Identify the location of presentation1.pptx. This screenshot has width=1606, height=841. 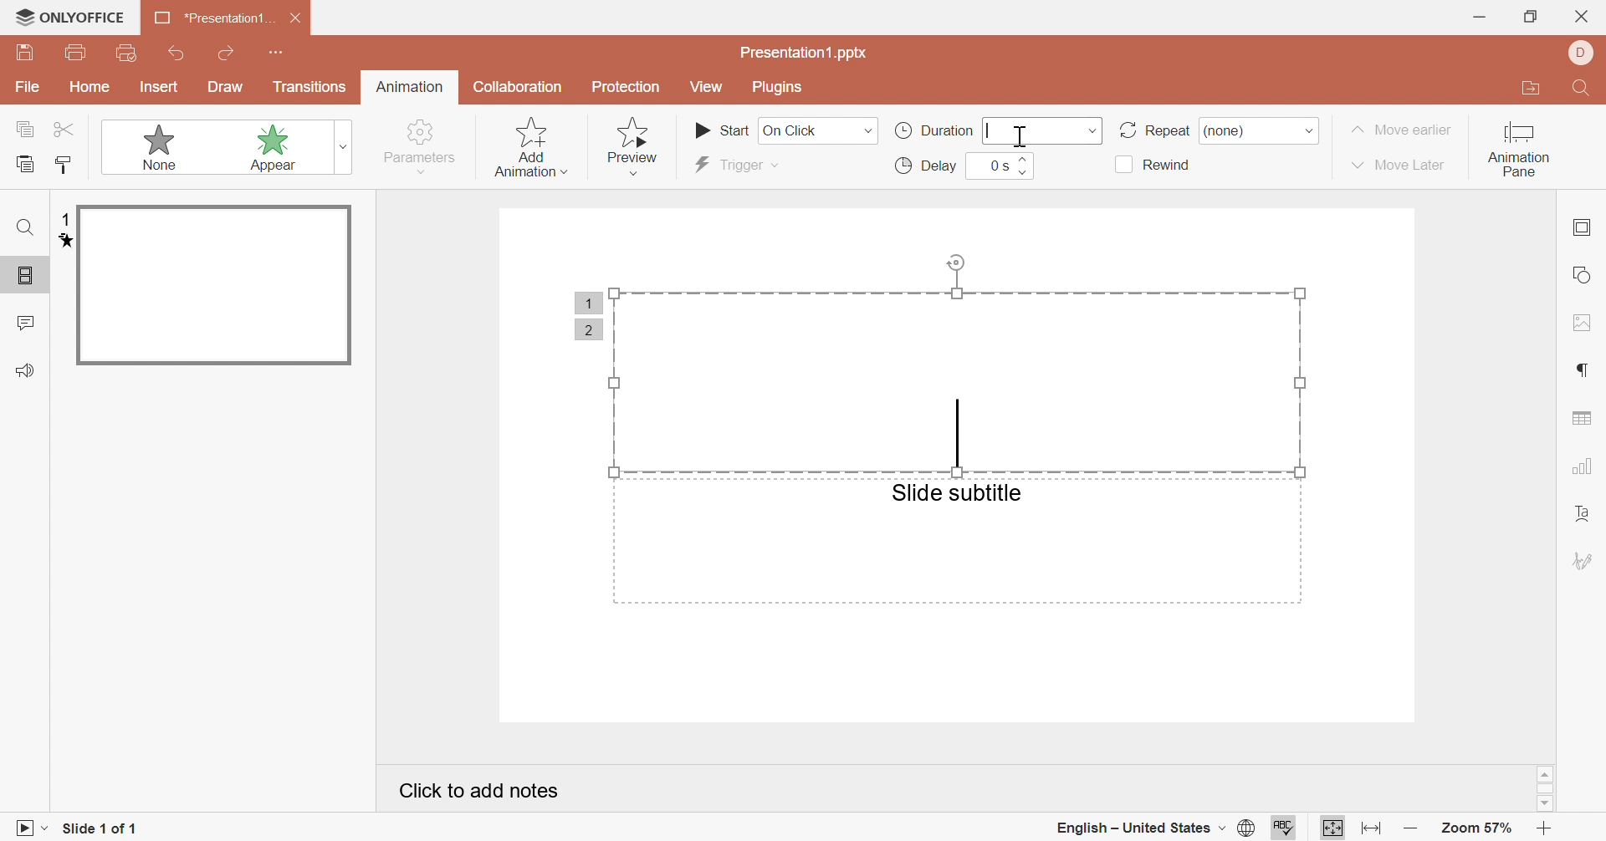
(806, 54).